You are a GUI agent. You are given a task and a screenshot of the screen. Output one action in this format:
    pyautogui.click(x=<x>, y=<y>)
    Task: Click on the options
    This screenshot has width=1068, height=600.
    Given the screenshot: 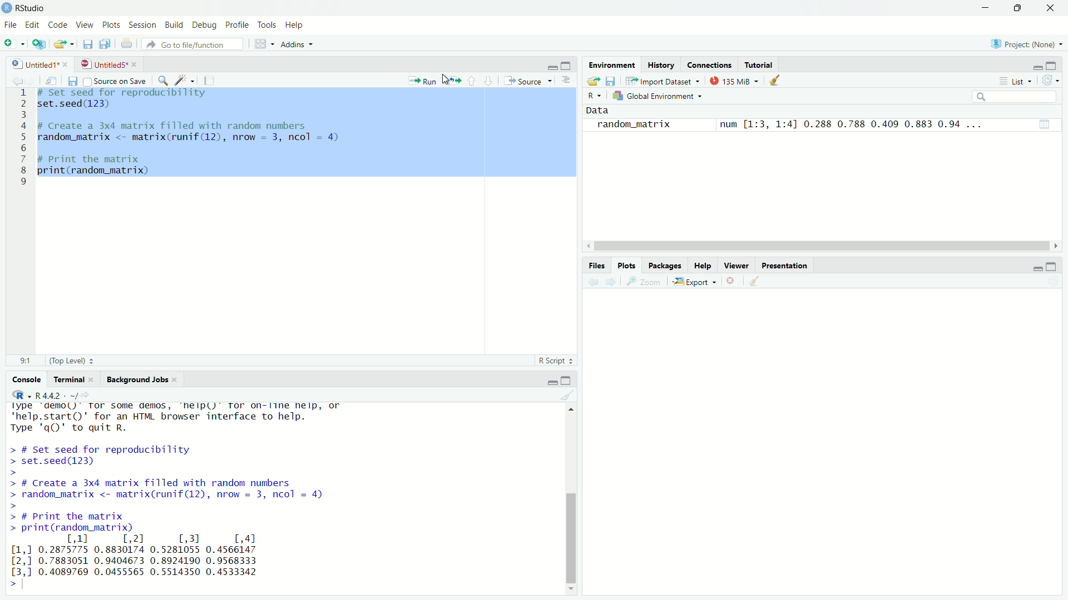 What is the action you would take?
    pyautogui.click(x=566, y=82)
    